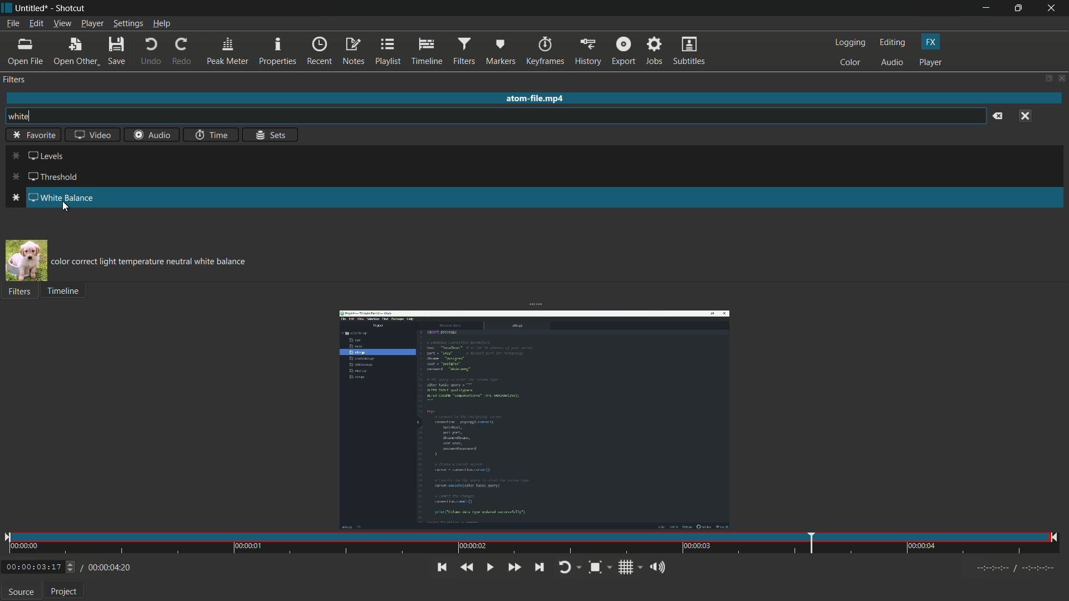  Describe the element at coordinates (851, 43) in the screenshot. I see `logging` at that location.